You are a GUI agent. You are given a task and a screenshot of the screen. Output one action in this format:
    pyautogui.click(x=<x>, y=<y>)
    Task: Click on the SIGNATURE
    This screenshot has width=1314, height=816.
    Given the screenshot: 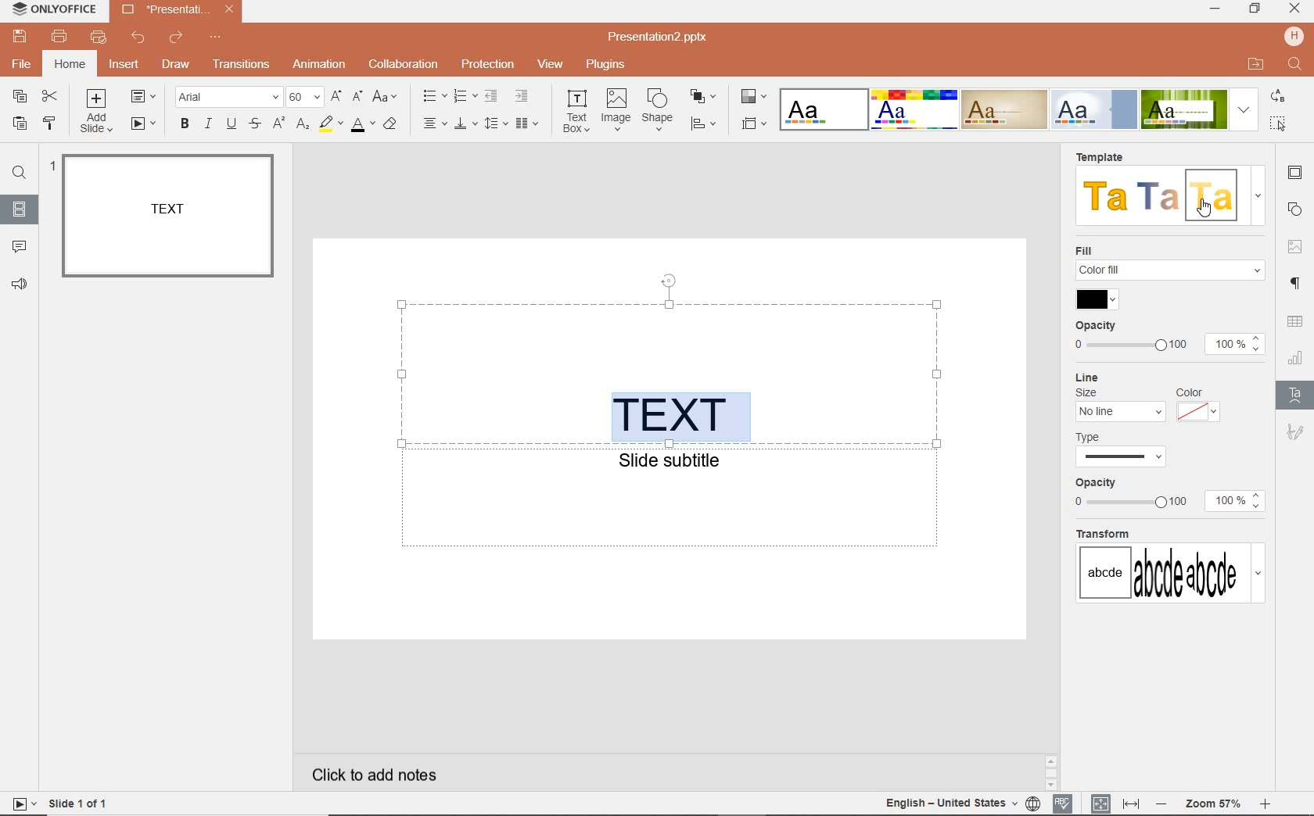 What is the action you would take?
    pyautogui.click(x=1295, y=432)
    